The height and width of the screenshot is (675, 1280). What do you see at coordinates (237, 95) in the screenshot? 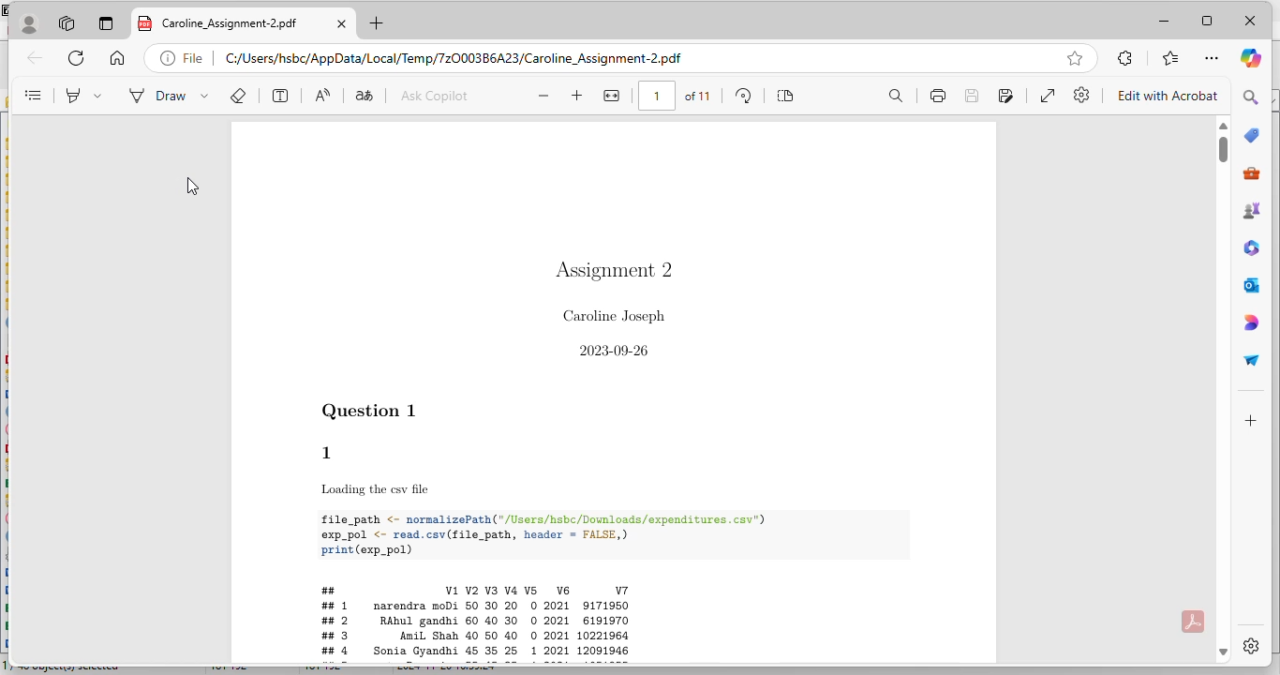
I see `erase` at bounding box center [237, 95].